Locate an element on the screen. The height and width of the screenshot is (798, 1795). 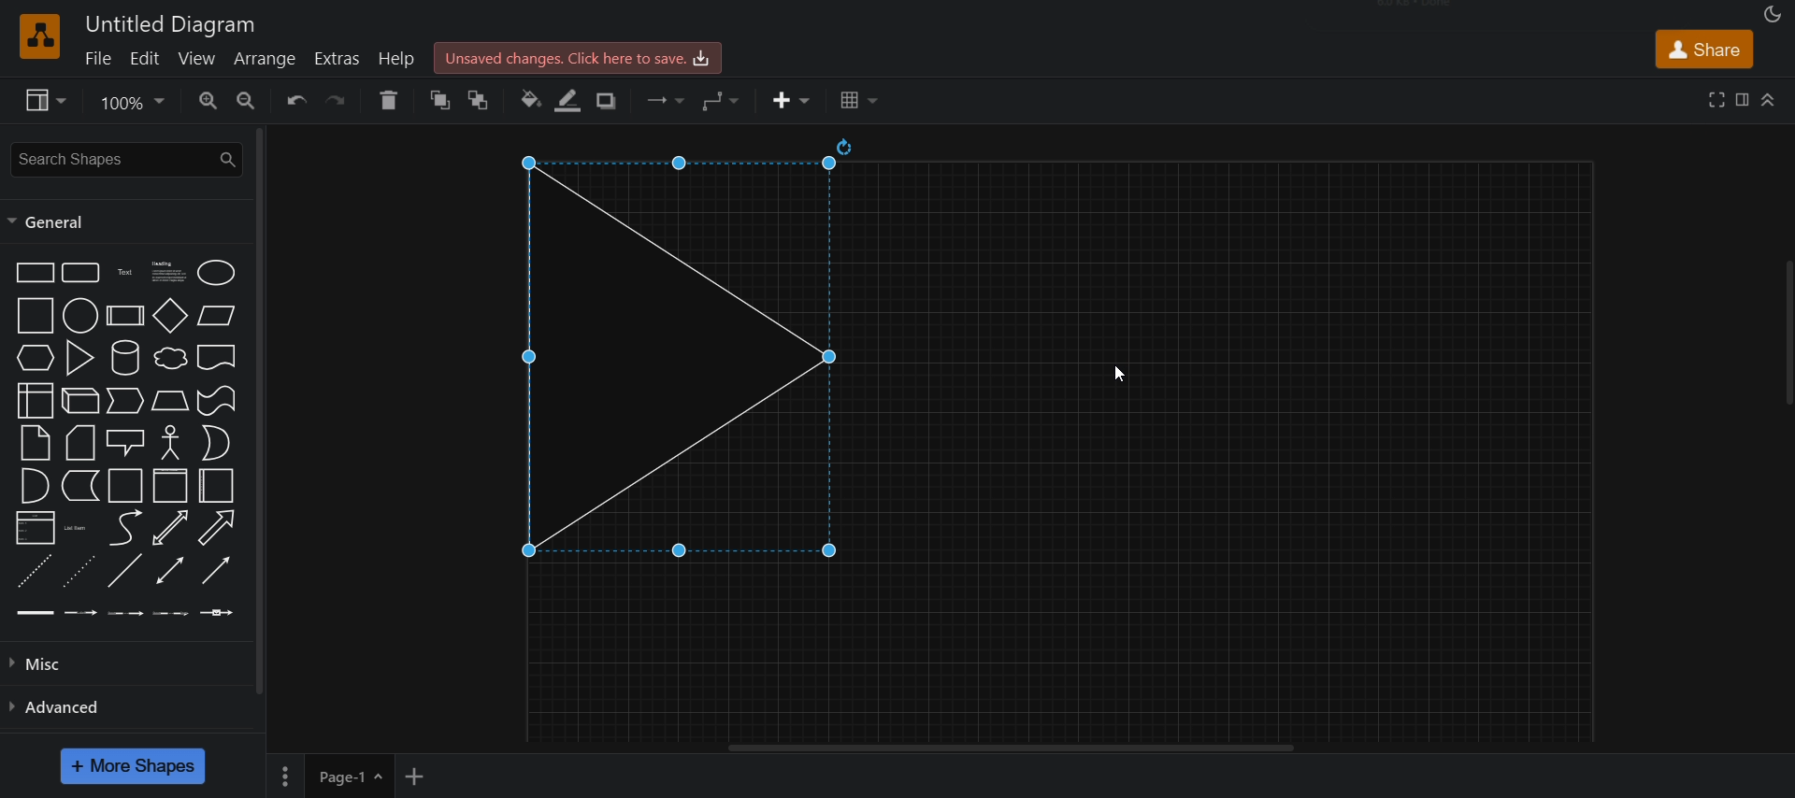
general is located at coordinates (52, 221).